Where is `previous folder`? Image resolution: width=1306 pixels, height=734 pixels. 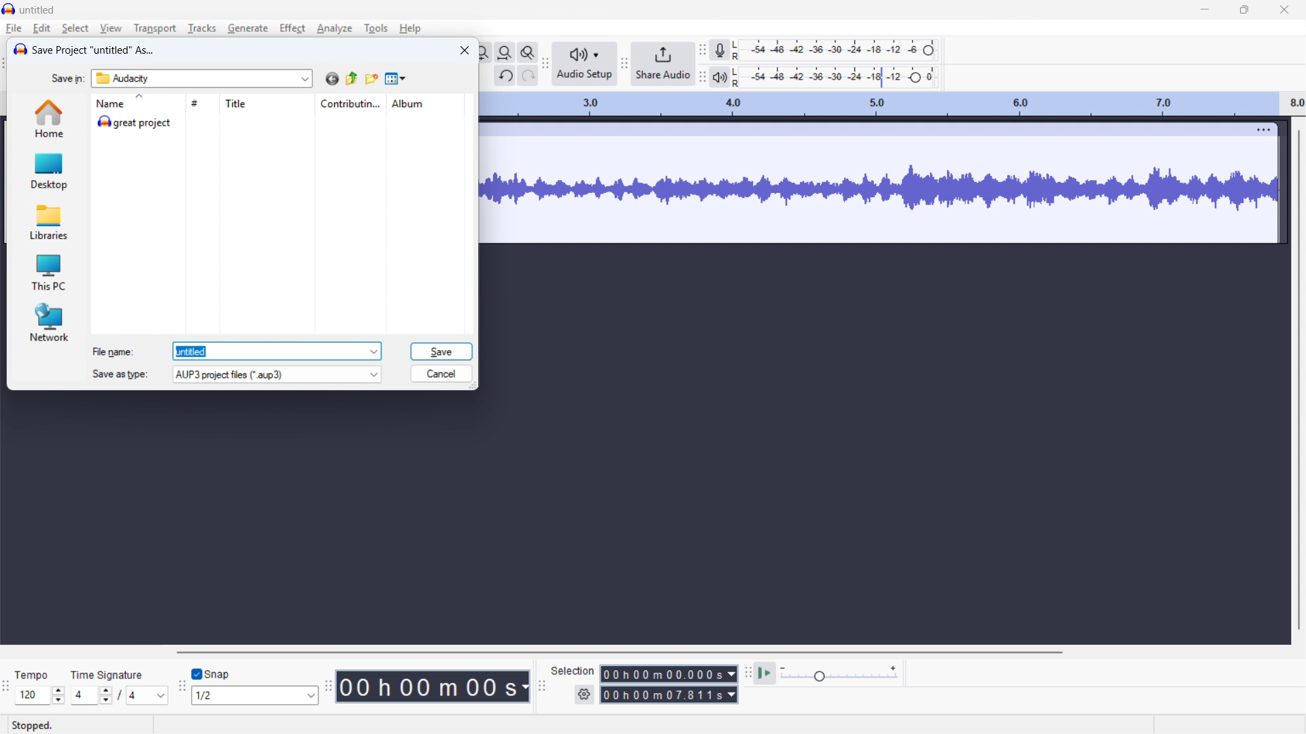
previous folder is located at coordinates (352, 79).